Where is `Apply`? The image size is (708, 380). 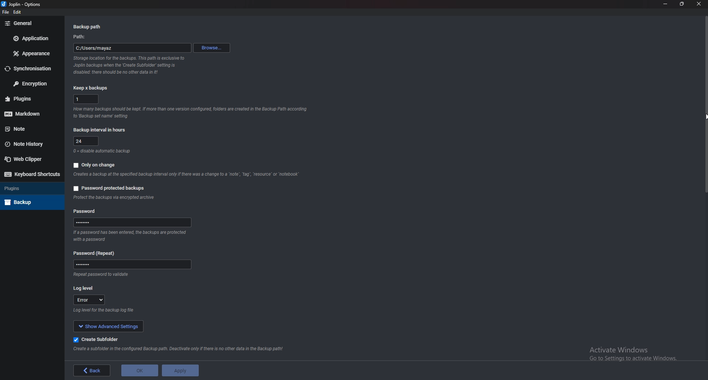 Apply is located at coordinates (180, 370).